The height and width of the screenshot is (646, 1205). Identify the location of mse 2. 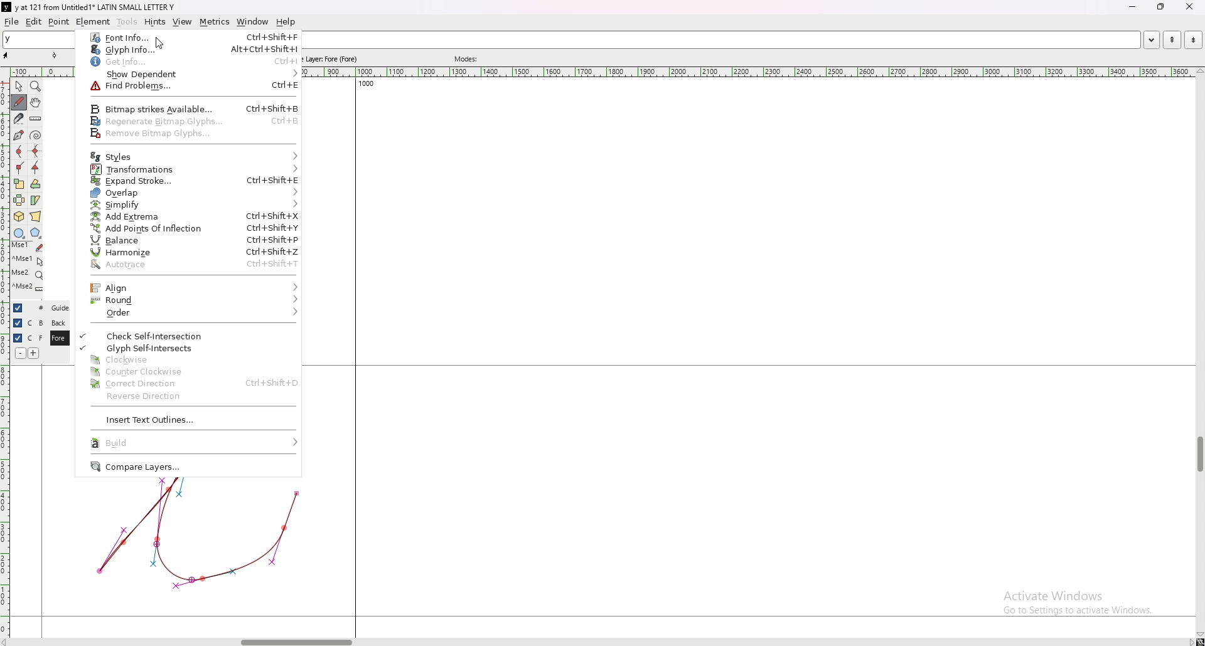
(28, 289).